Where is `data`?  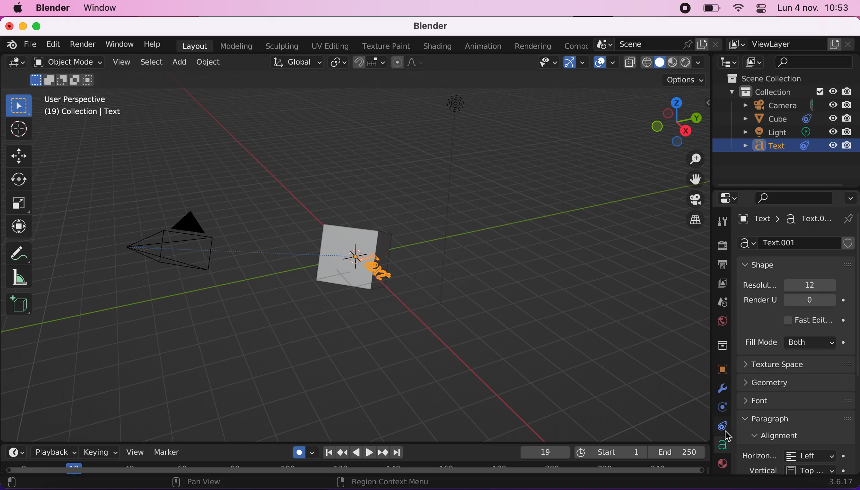 data is located at coordinates (722, 446).